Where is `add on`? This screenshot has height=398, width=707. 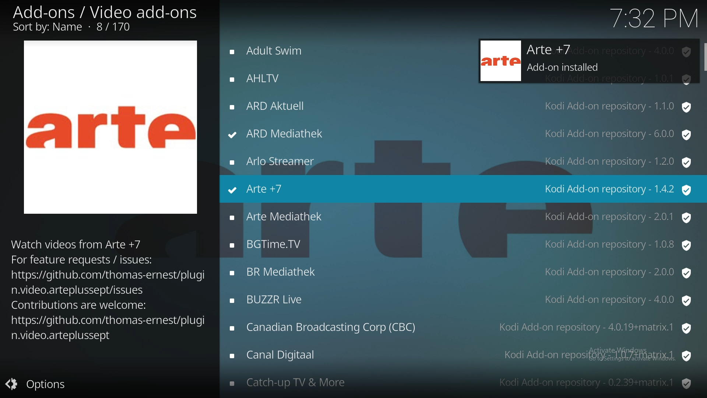
add on is located at coordinates (461, 273).